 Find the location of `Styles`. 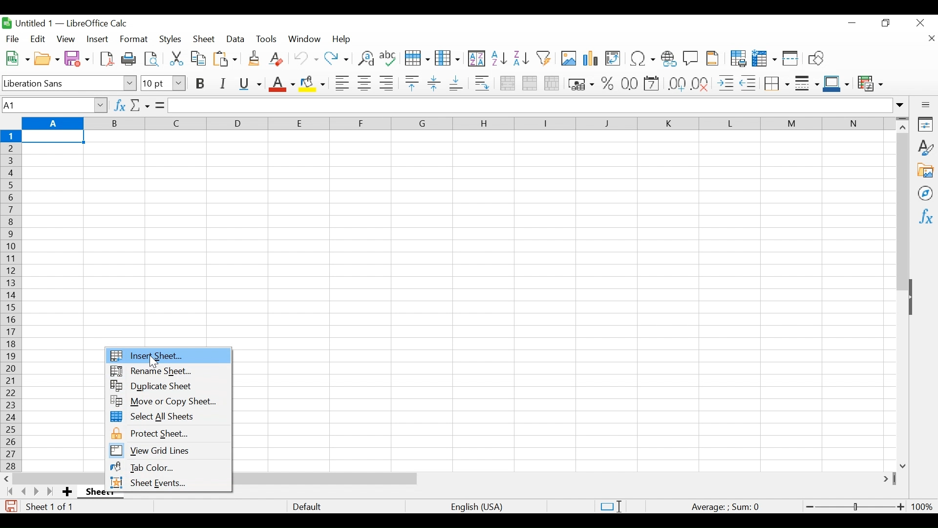

Styles is located at coordinates (169, 39).